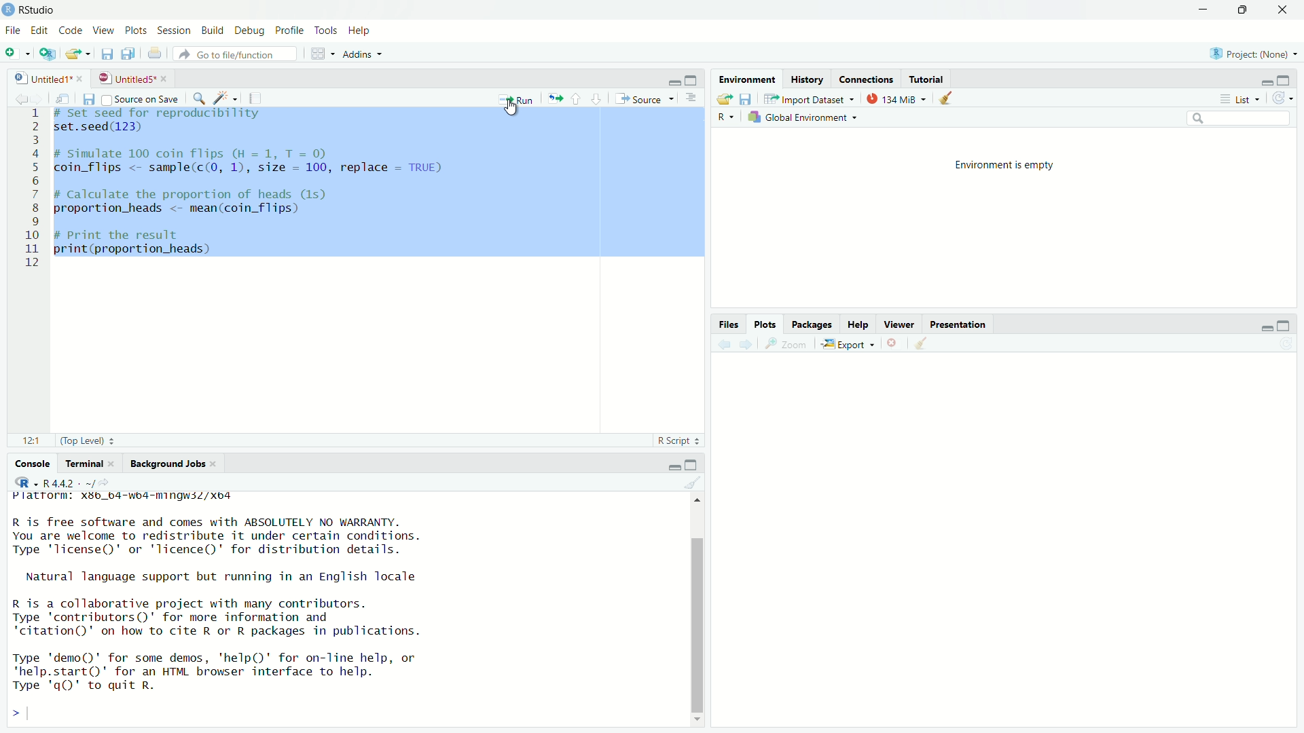 The height and width of the screenshot is (733, 1304). I want to click on print(proportion_heads), so click(141, 250).